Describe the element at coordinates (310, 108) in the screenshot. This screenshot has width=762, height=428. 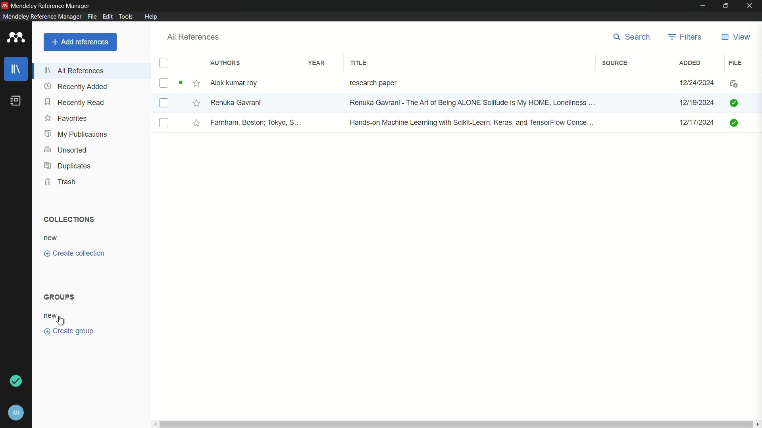
I see `cursor` at that location.